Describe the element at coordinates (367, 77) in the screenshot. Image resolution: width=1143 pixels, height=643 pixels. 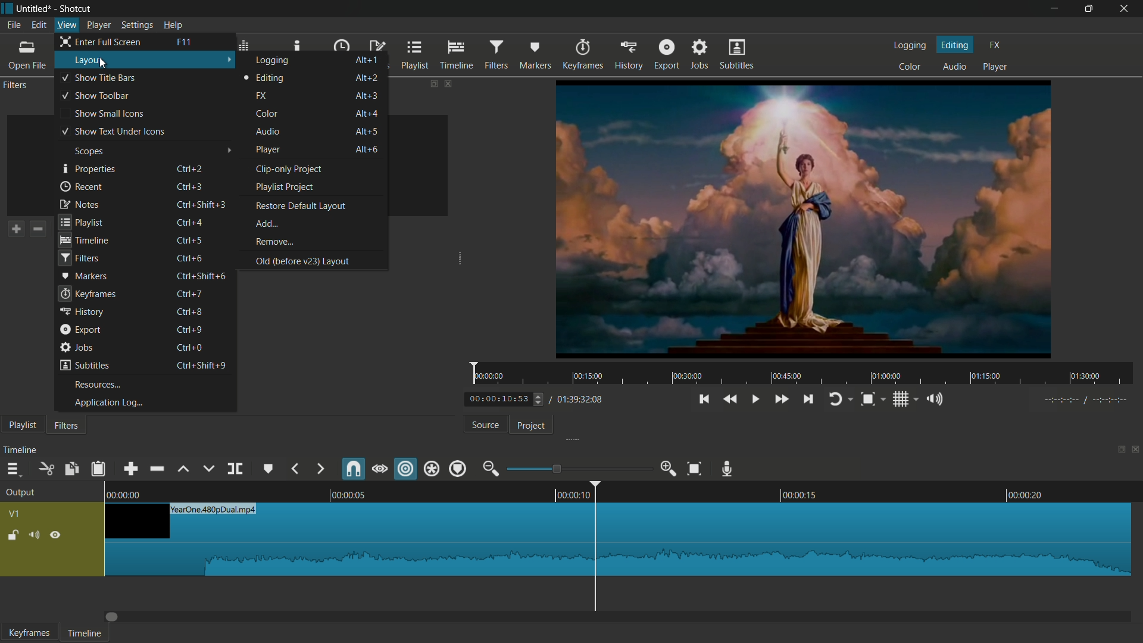
I see `keyboard shortcut` at that location.